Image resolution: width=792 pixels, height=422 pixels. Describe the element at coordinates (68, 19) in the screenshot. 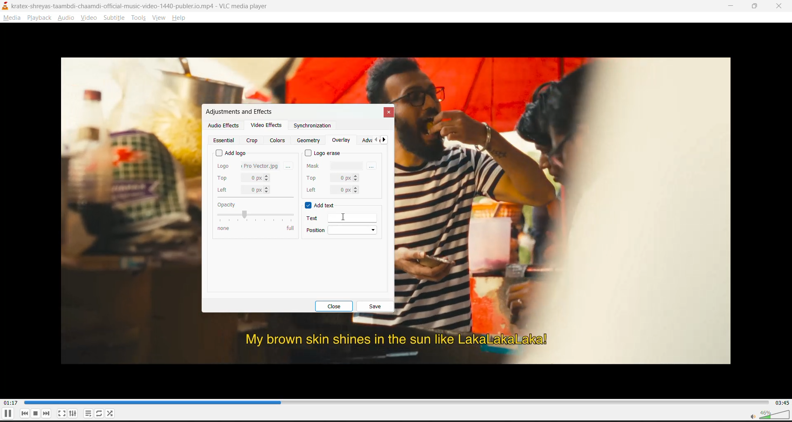

I see `audio` at that location.